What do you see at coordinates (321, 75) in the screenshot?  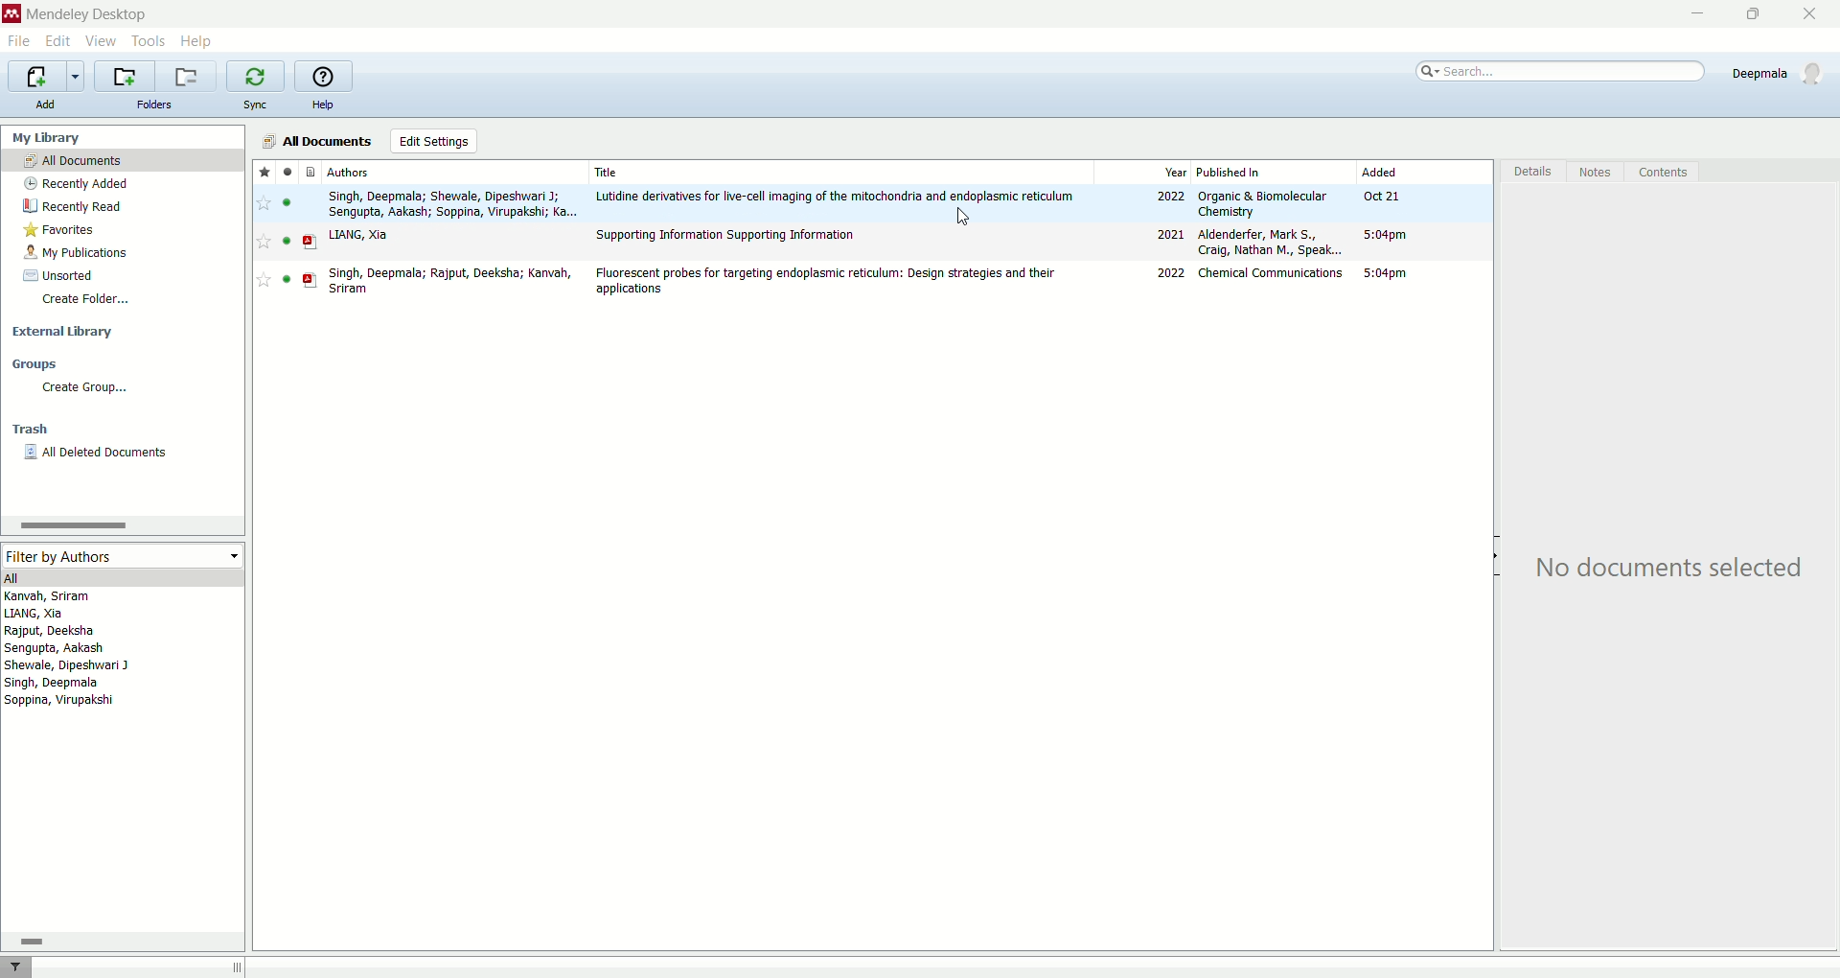 I see `online help guide for mendeley` at bounding box center [321, 75].